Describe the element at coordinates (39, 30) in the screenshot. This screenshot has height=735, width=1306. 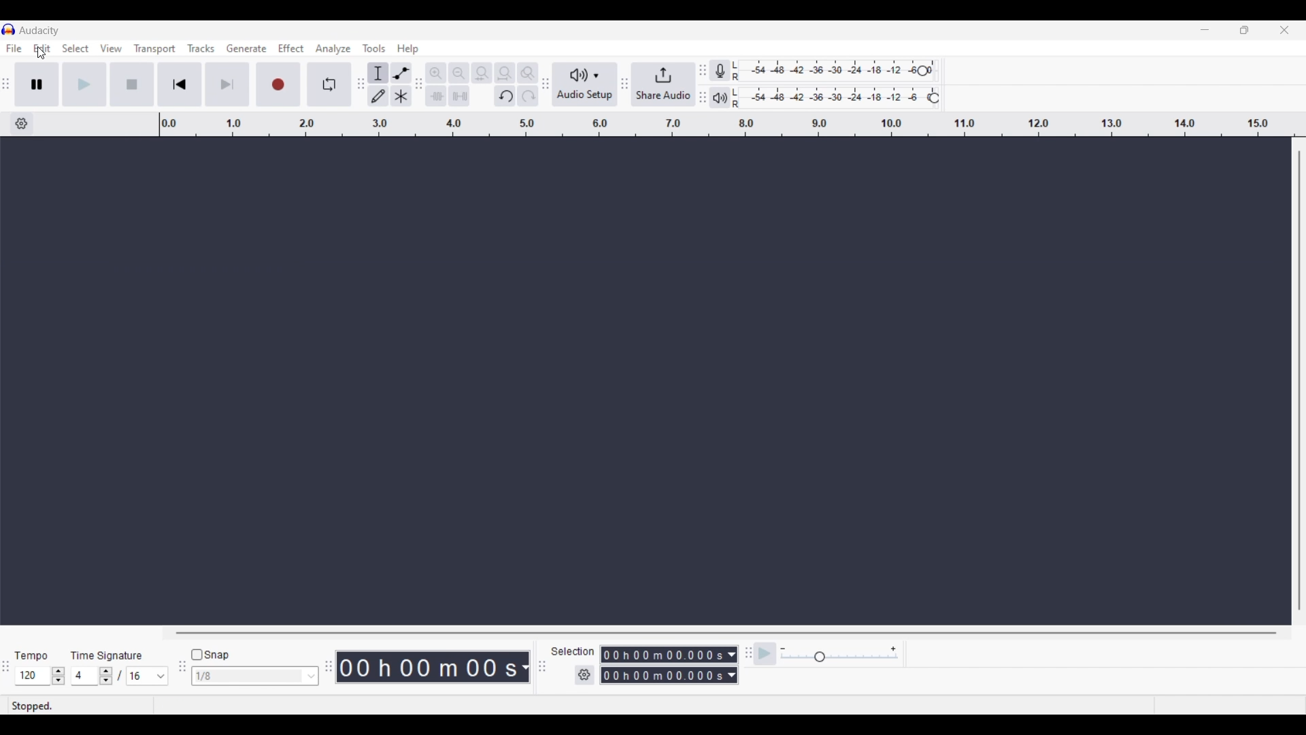
I see `Software name` at that location.